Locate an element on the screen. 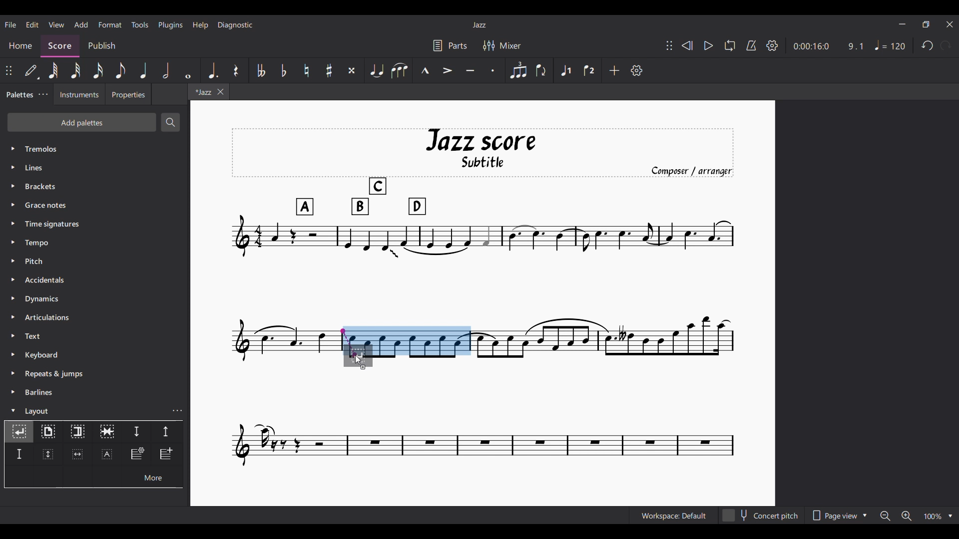  Preview of addition is located at coordinates (366, 354).